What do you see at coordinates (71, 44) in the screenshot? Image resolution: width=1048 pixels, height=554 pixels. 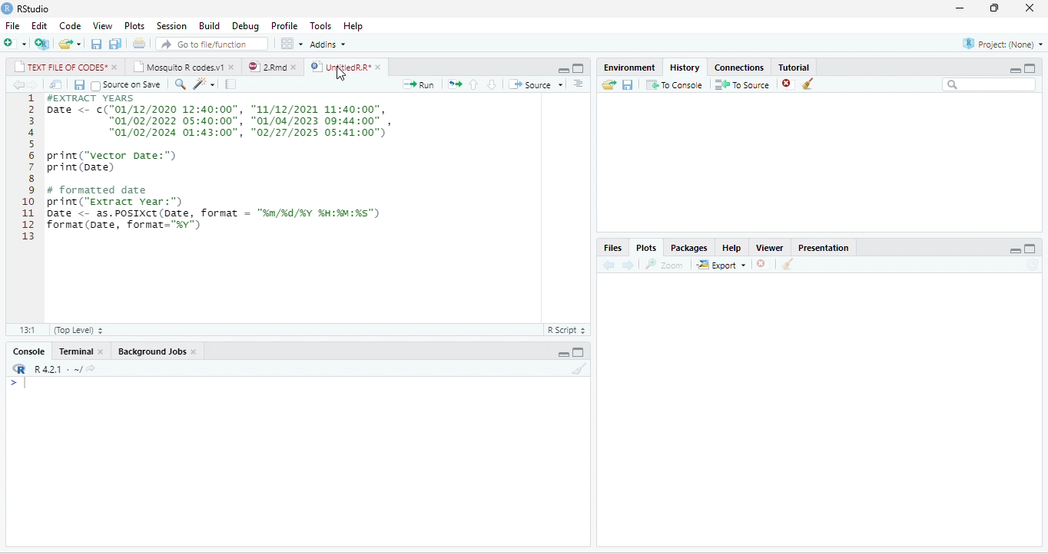 I see `open file` at bounding box center [71, 44].